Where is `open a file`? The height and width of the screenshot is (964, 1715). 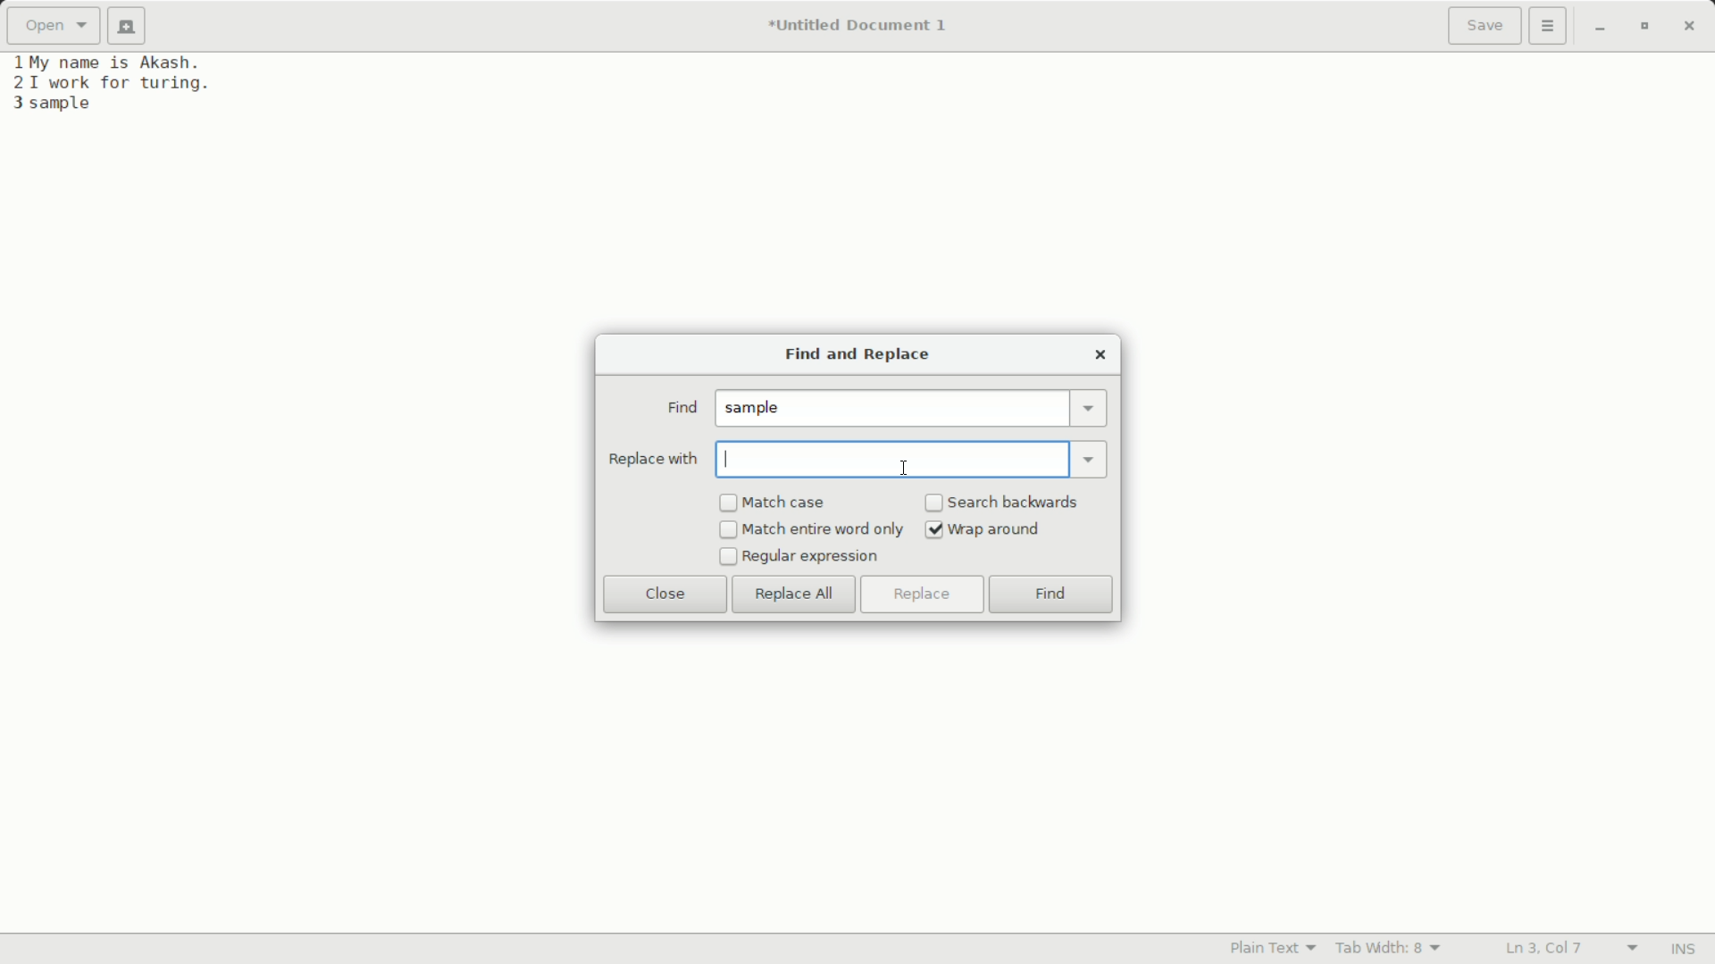
open a file is located at coordinates (53, 26).